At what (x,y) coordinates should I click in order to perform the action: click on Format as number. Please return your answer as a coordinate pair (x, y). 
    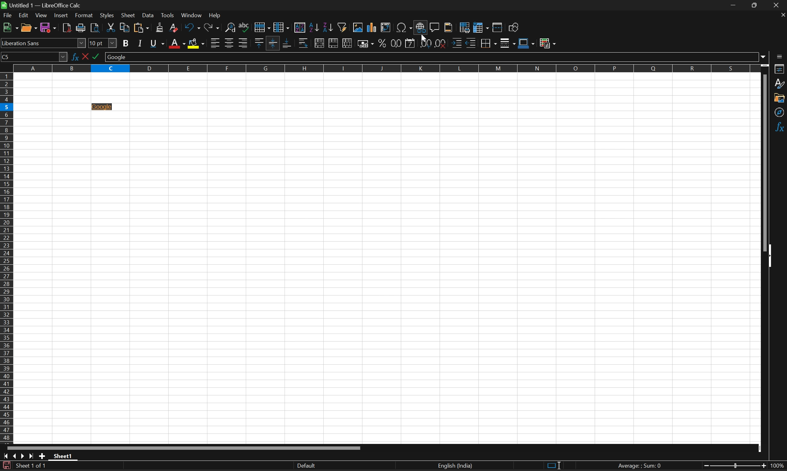
    Looking at the image, I should click on (395, 43).